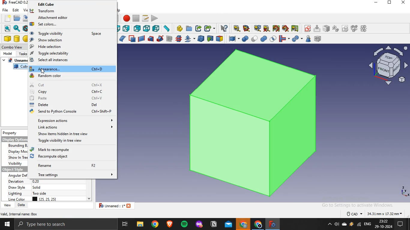 The width and height of the screenshot is (410, 230). I want to click on compound tools, so click(231, 39).